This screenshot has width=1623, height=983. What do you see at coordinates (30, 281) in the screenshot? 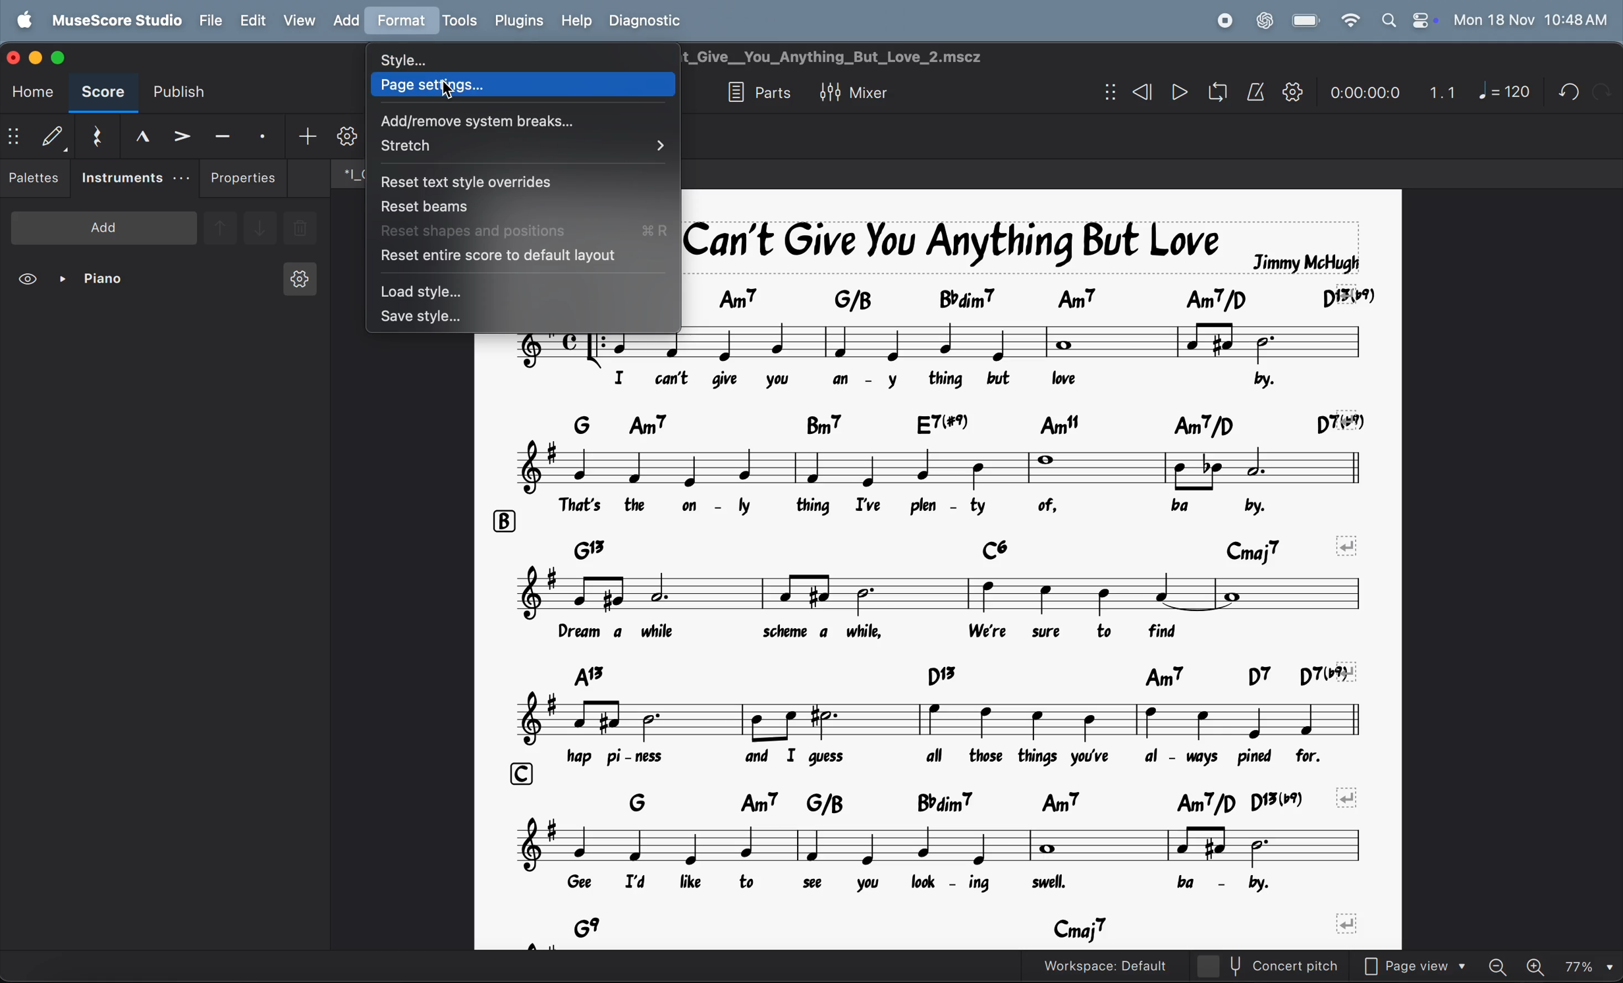
I see `view` at bounding box center [30, 281].